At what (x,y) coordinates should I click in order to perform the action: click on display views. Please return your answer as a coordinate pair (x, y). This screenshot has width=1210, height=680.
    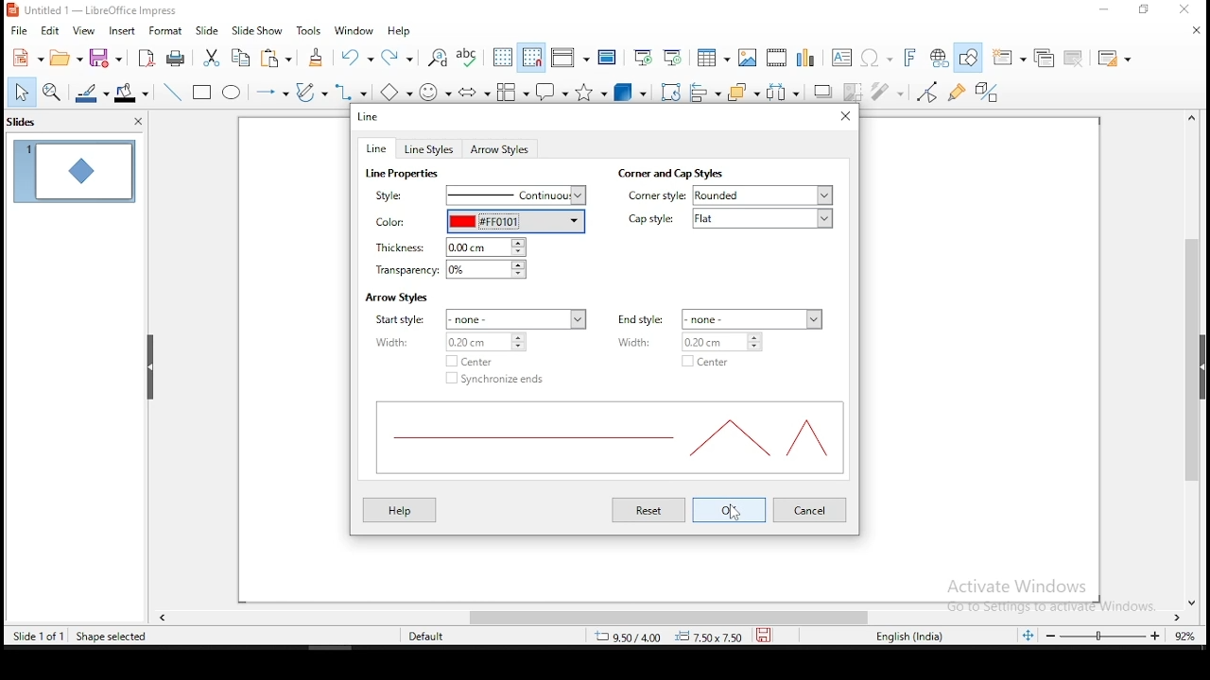
    Looking at the image, I should click on (569, 57).